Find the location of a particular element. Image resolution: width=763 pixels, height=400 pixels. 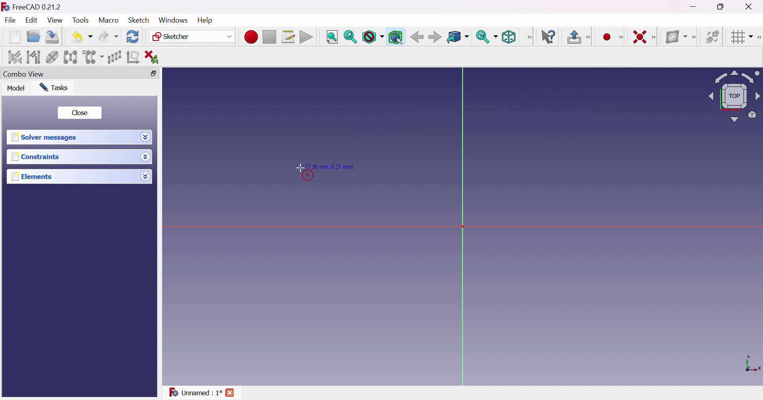

Help is located at coordinates (204, 20).